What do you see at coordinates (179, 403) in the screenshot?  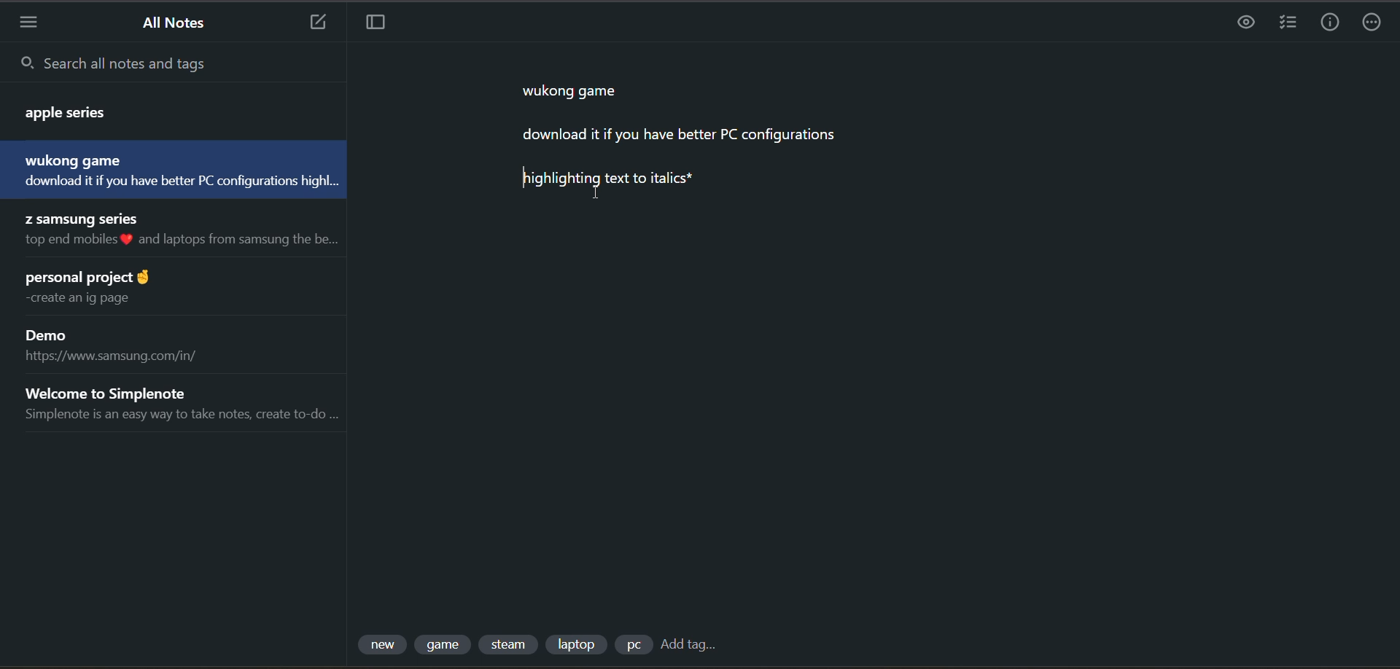 I see `note title and preview` at bounding box center [179, 403].